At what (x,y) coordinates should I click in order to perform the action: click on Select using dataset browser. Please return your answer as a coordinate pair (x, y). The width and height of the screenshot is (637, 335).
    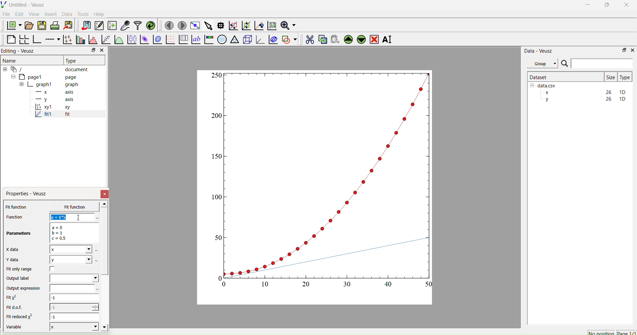
    Looking at the image, I should click on (97, 252).